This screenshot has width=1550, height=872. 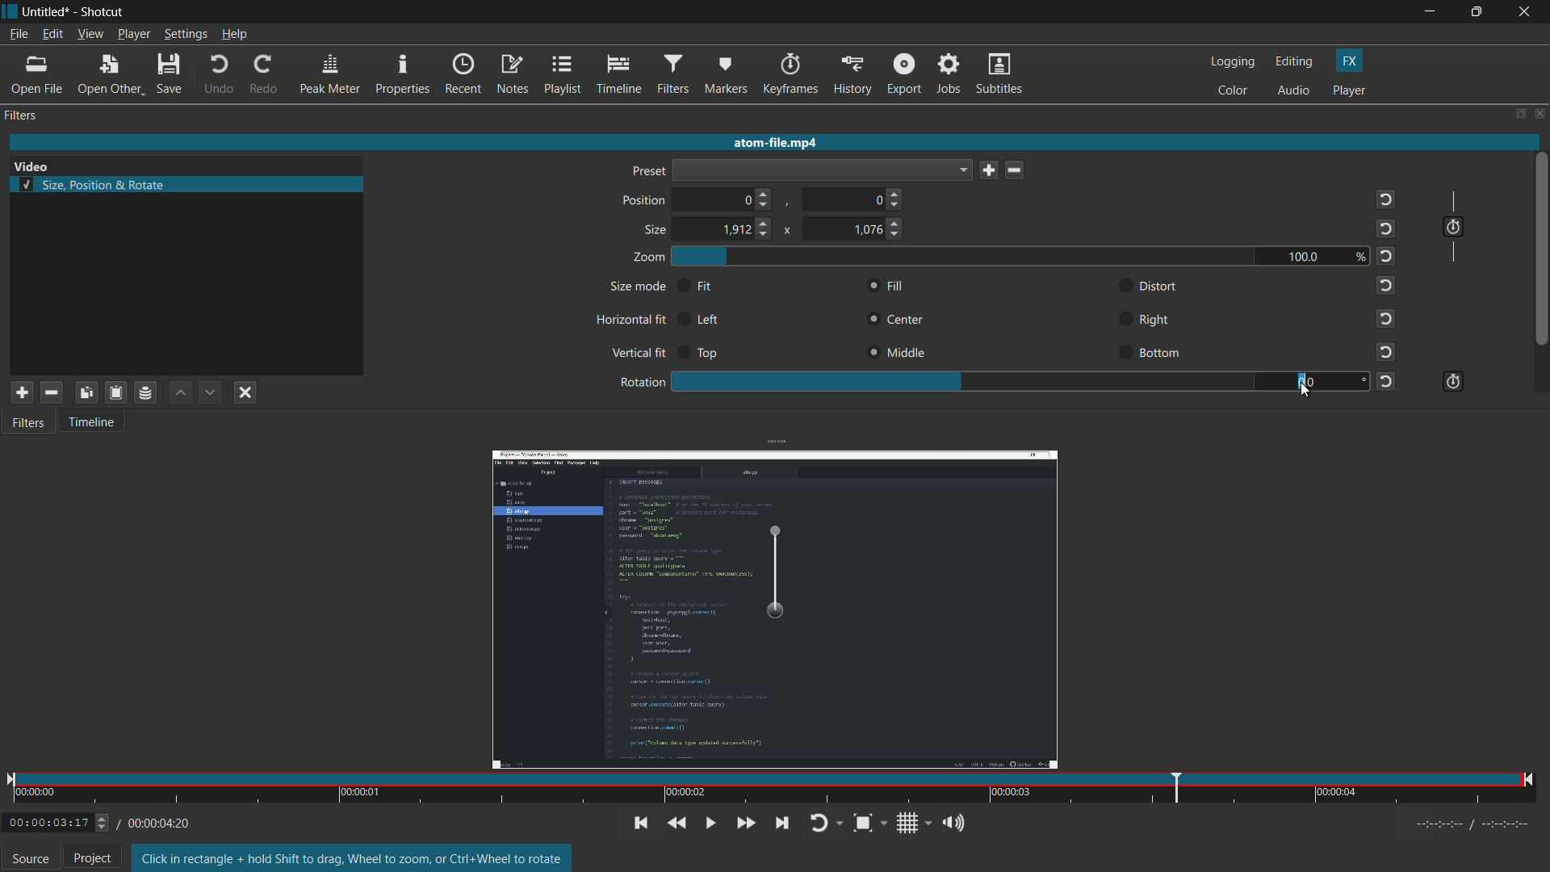 I want to click on 1912 (choose size), so click(x=748, y=228).